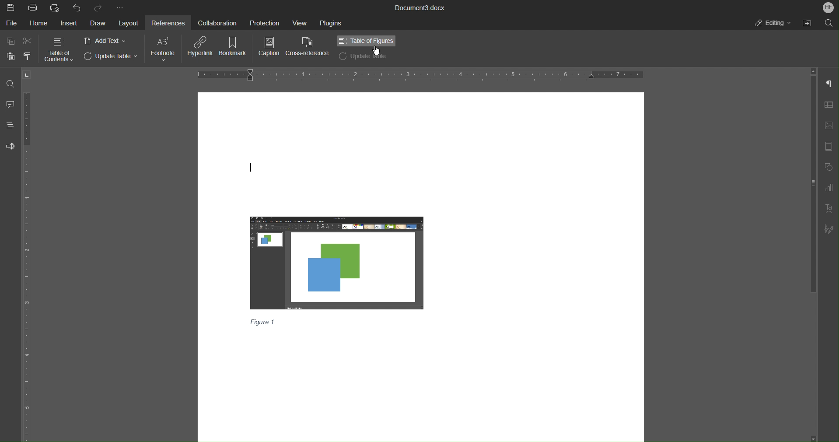  What do you see at coordinates (13, 23) in the screenshot?
I see `File` at bounding box center [13, 23].